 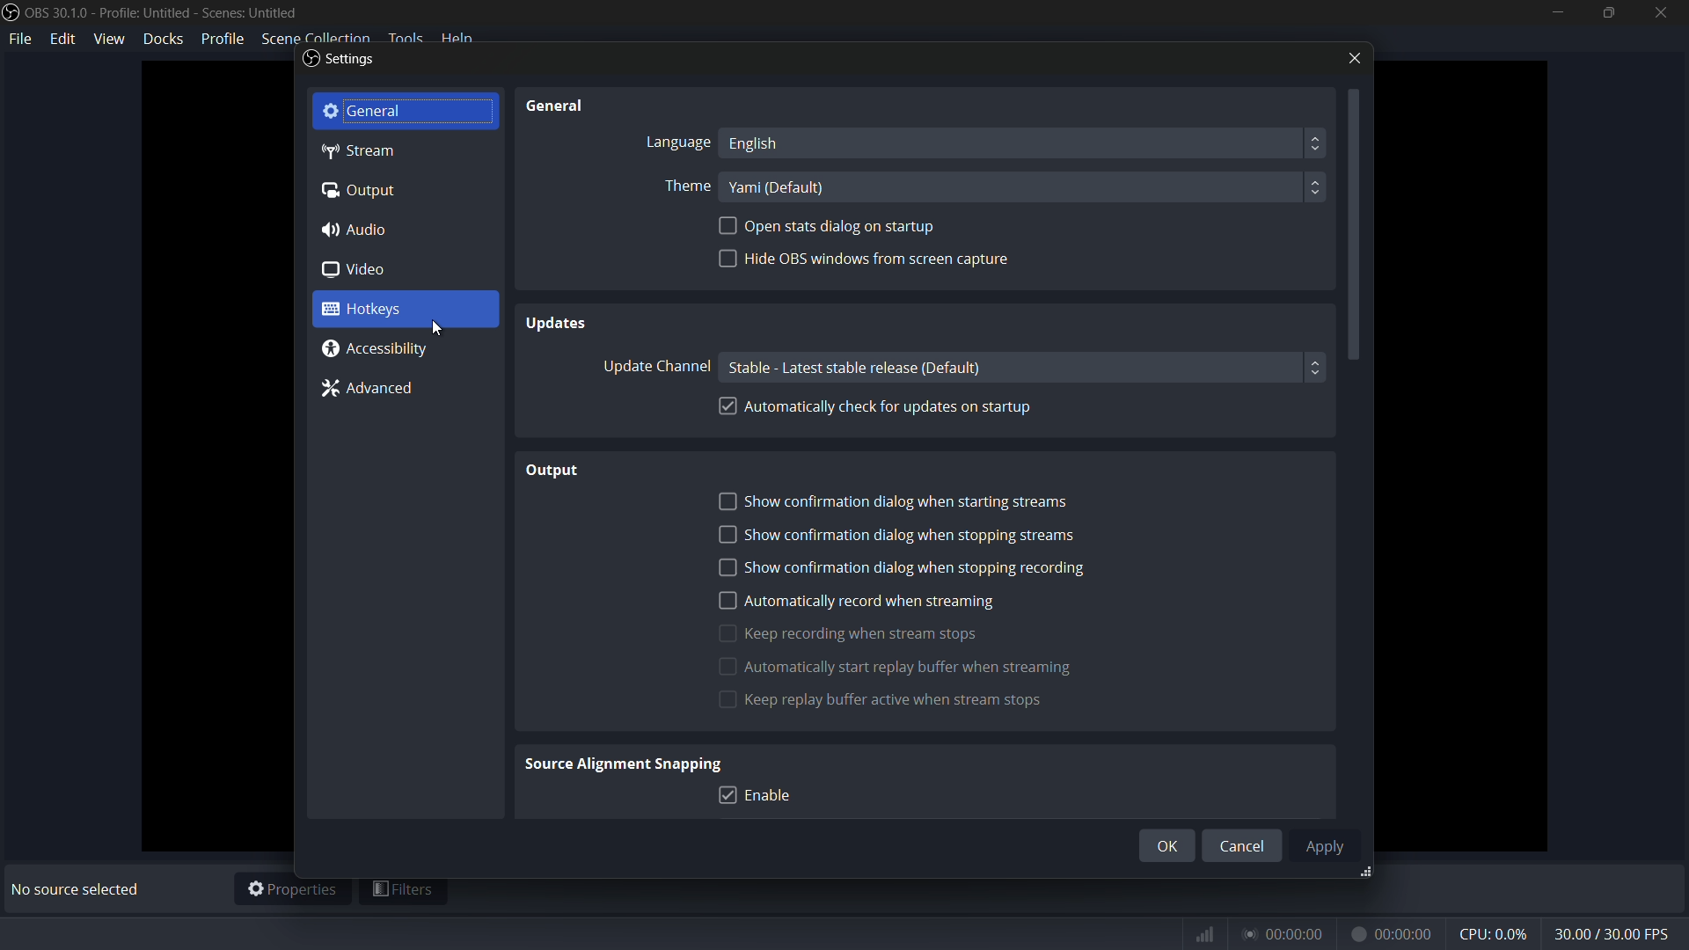 I want to click on cursor, so click(x=436, y=328).